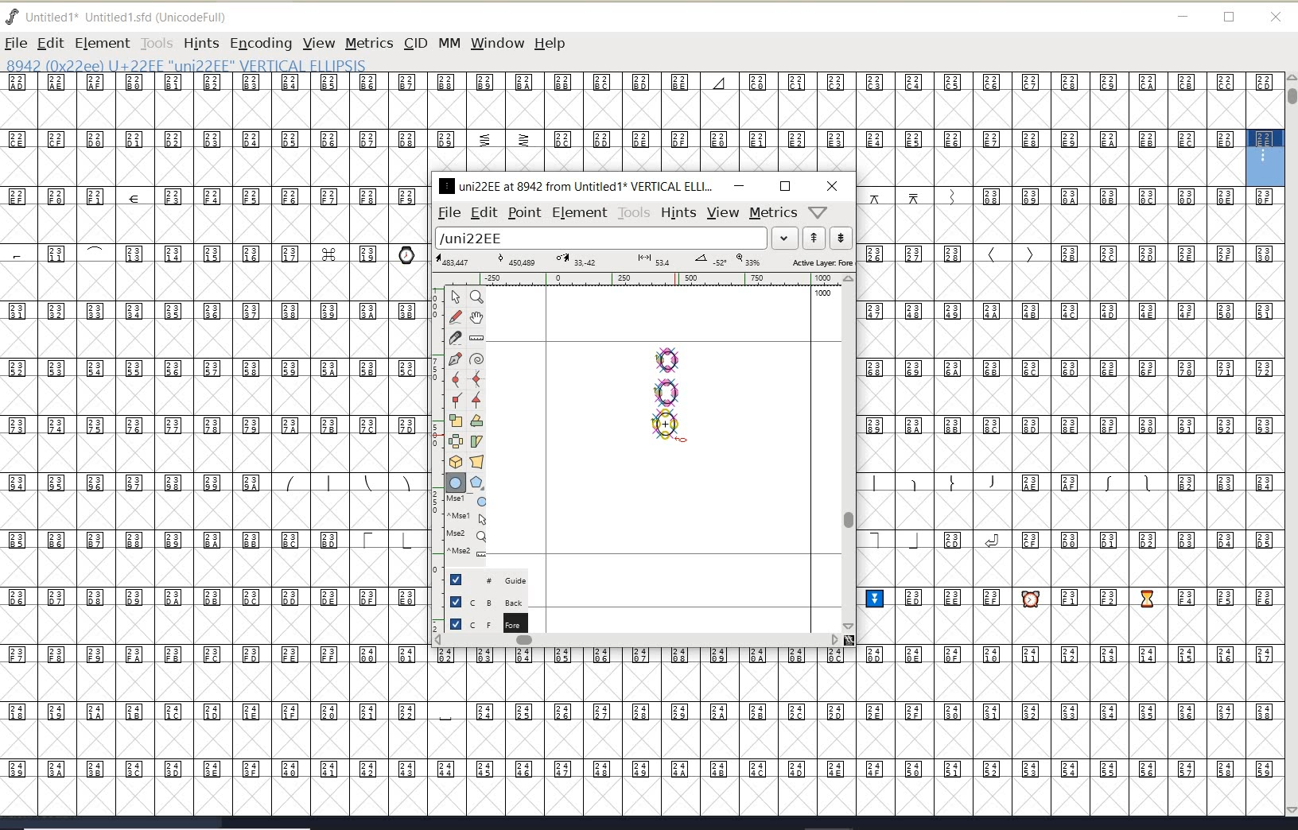 This screenshot has height=830, width=1298. Describe the element at coordinates (476, 297) in the screenshot. I see `magnify` at that location.